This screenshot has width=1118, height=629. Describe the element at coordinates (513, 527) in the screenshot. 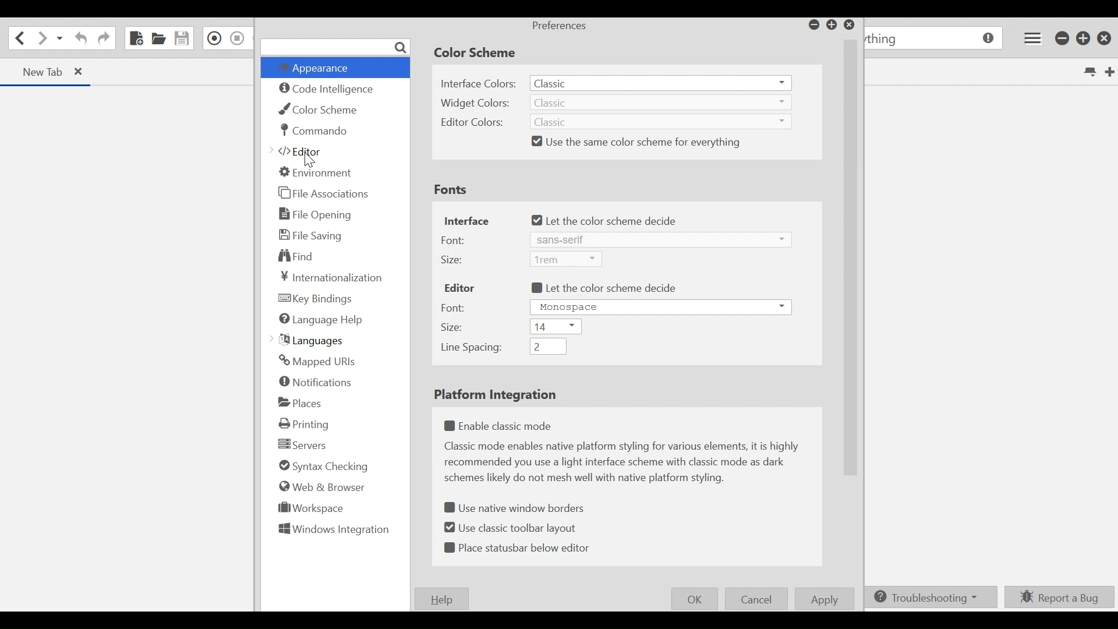

I see `(un)select classic toolbar layout` at that location.